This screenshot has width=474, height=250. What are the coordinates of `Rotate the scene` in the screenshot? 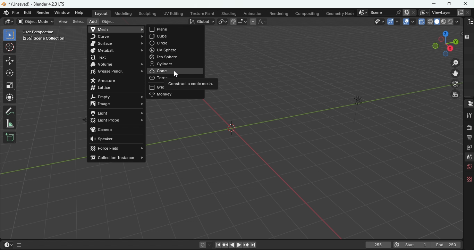 It's located at (442, 40).